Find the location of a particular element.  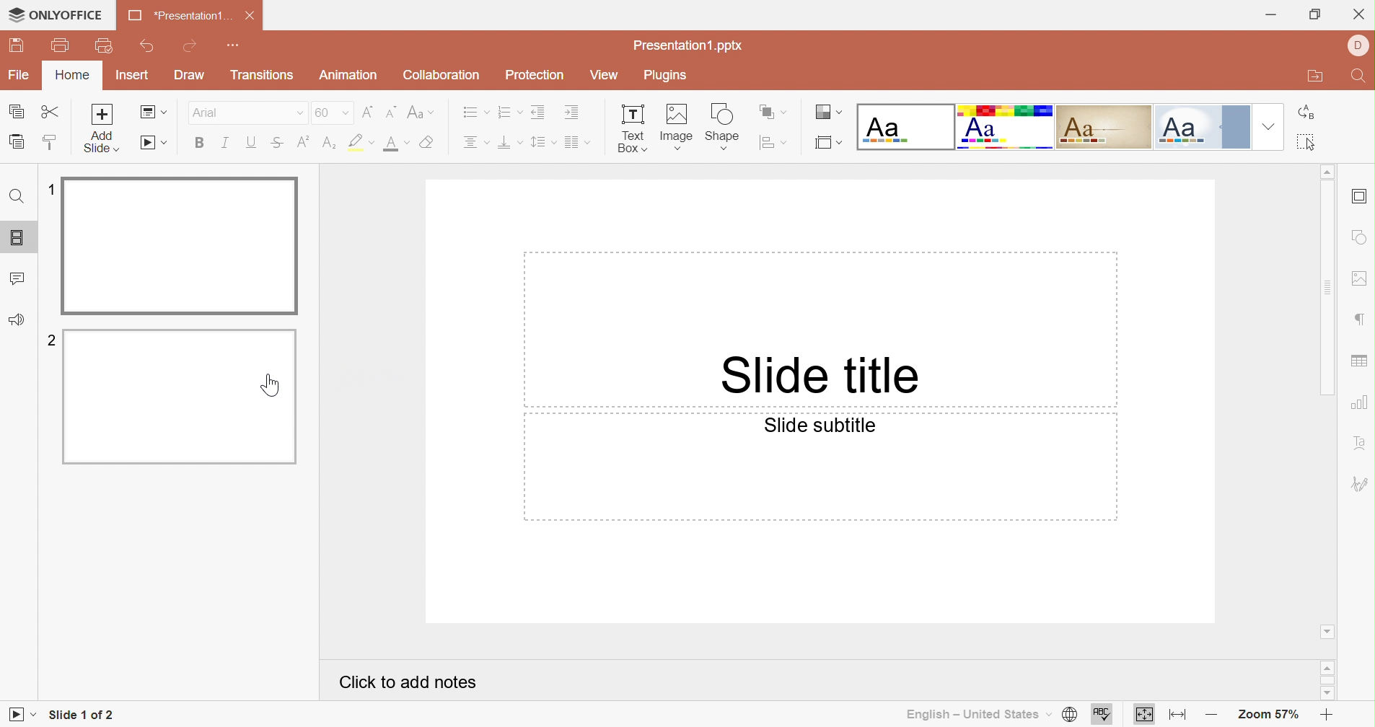

Paste is located at coordinates (17, 143).